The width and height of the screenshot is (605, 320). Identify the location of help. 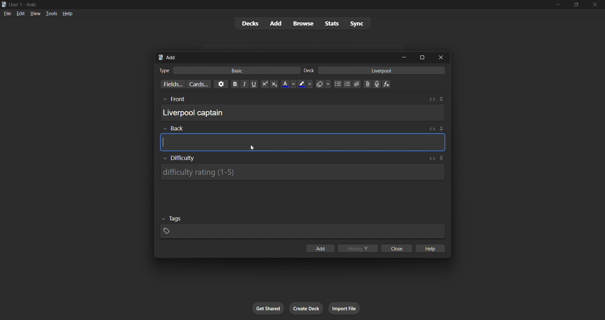
(67, 14).